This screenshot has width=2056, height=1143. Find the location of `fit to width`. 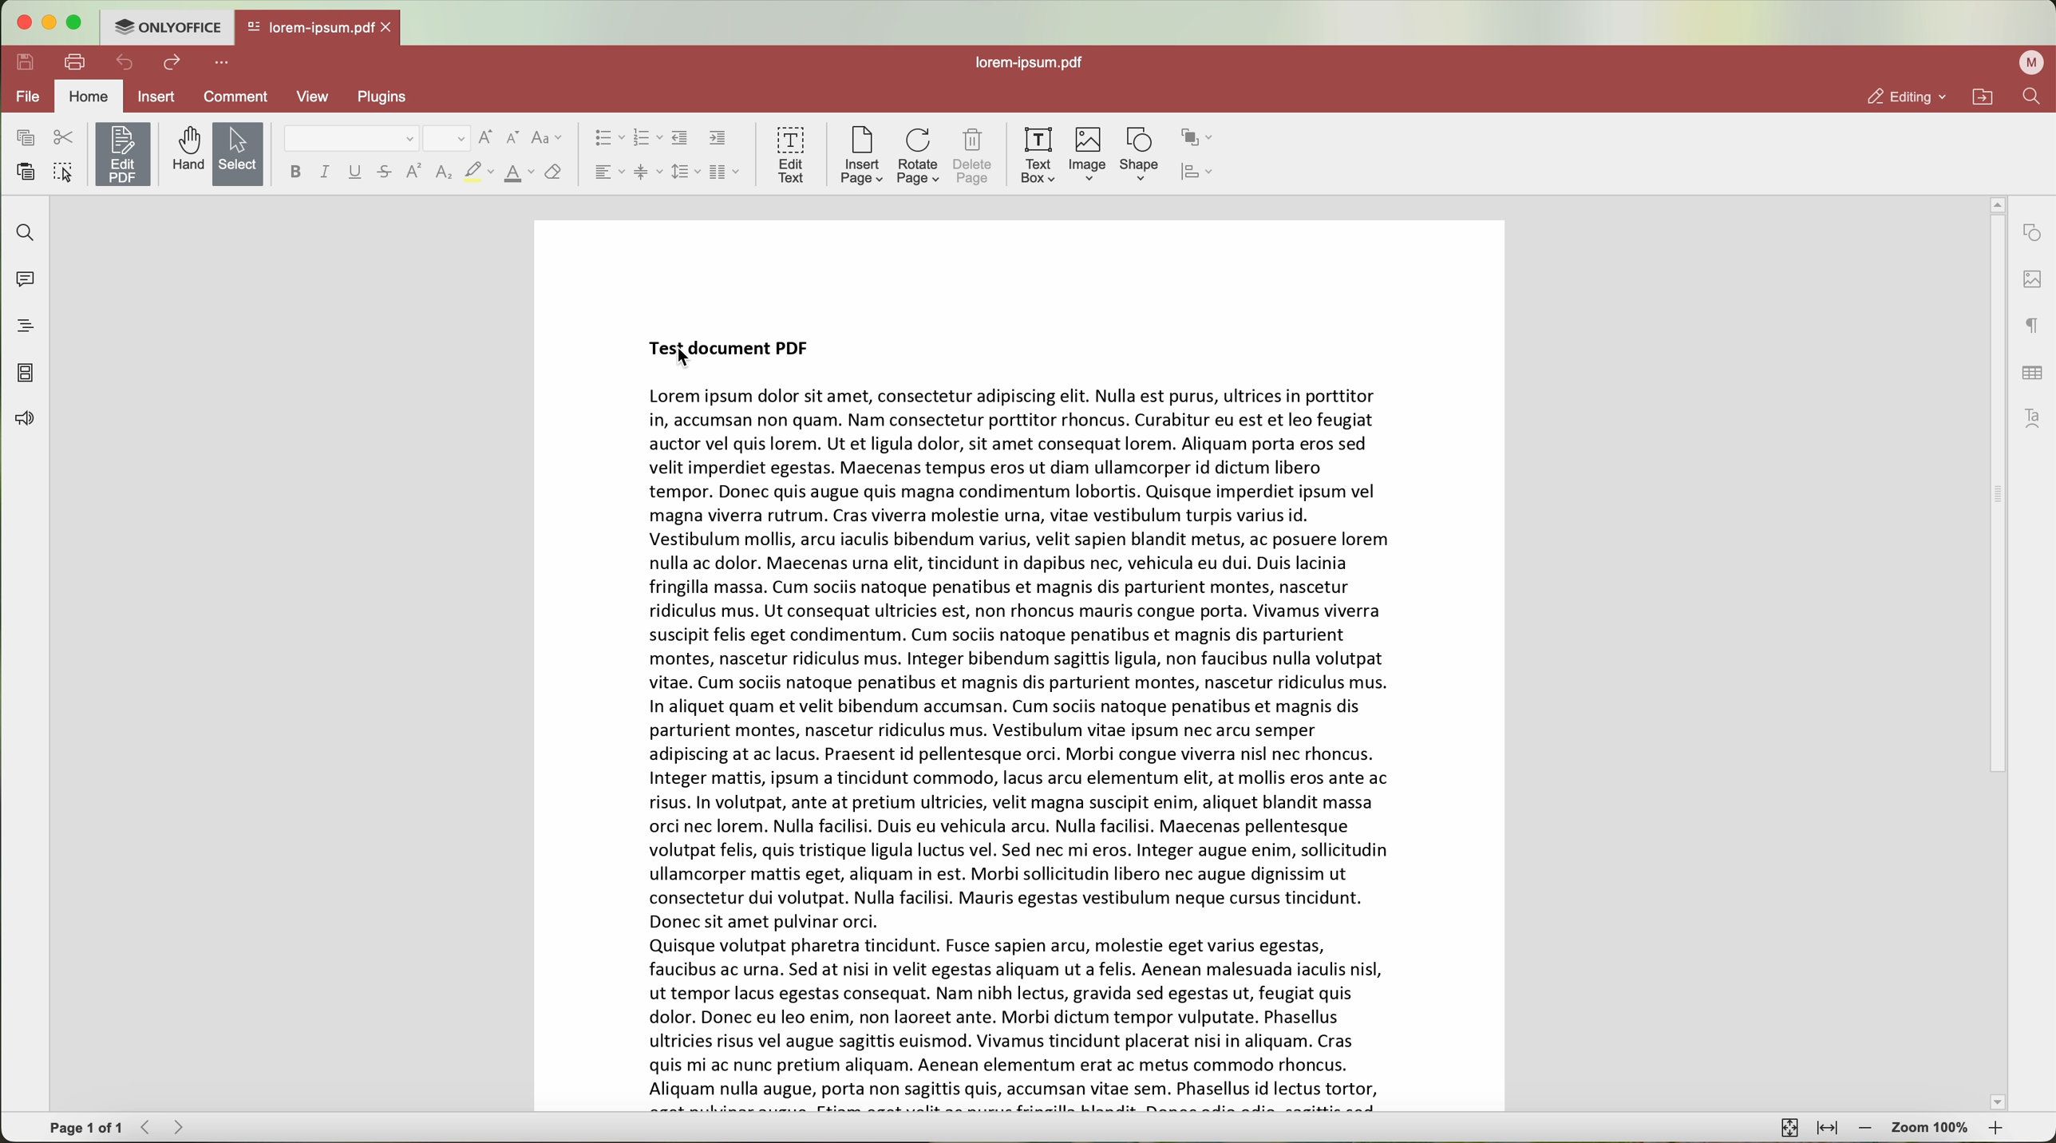

fit to width is located at coordinates (1827, 1127).